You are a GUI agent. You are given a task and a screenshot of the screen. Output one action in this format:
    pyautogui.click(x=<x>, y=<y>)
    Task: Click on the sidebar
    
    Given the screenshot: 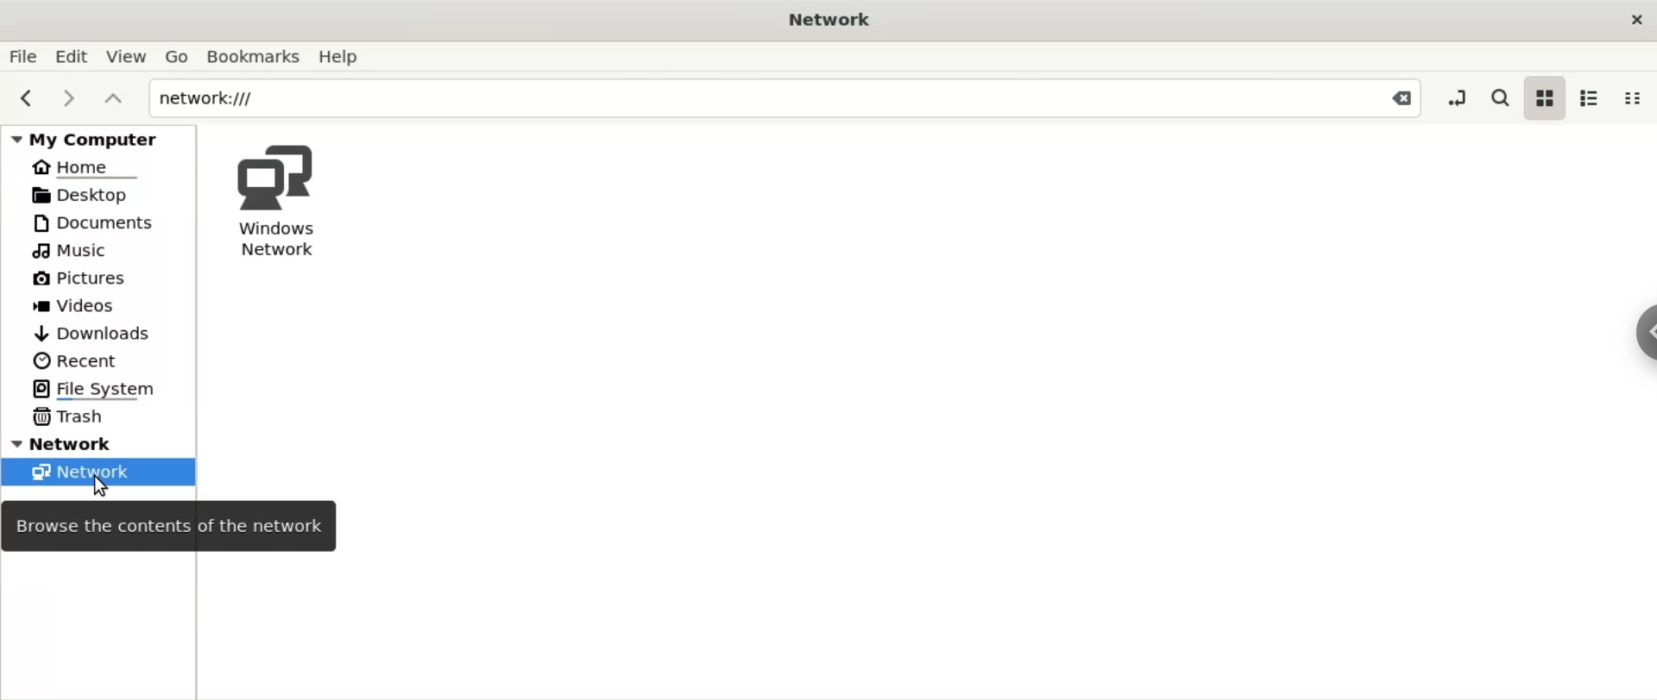 What is the action you would take?
    pyautogui.click(x=1644, y=333)
    